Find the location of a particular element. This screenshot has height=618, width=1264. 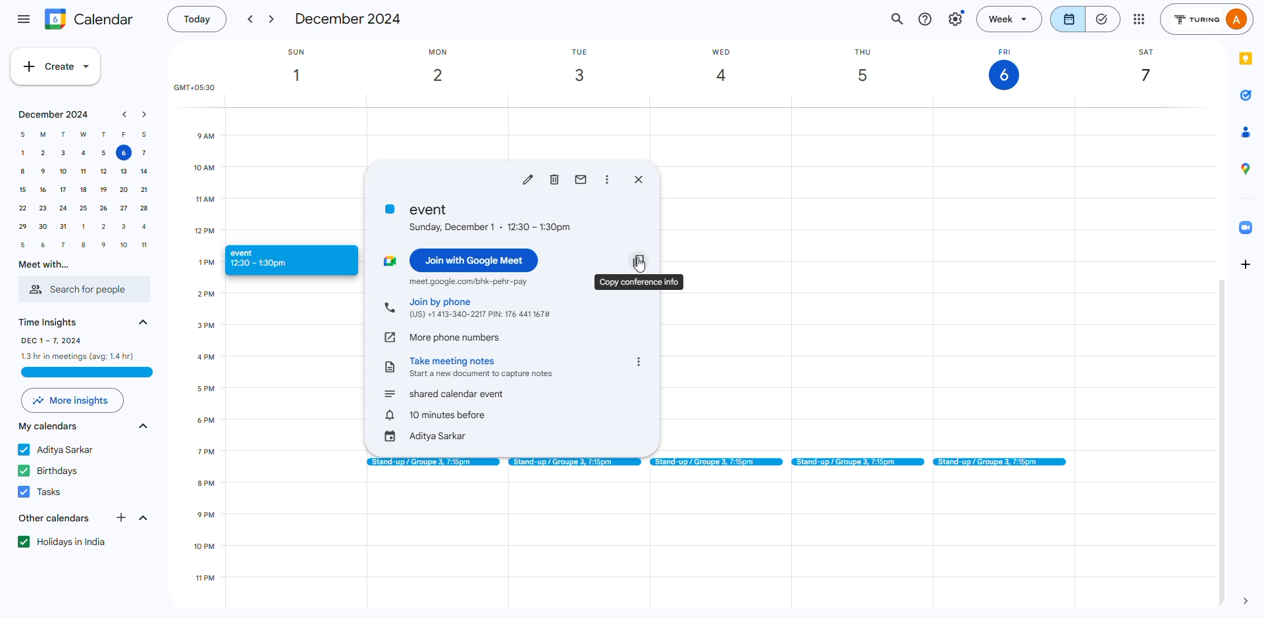

4 is located at coordinates (83, 153).